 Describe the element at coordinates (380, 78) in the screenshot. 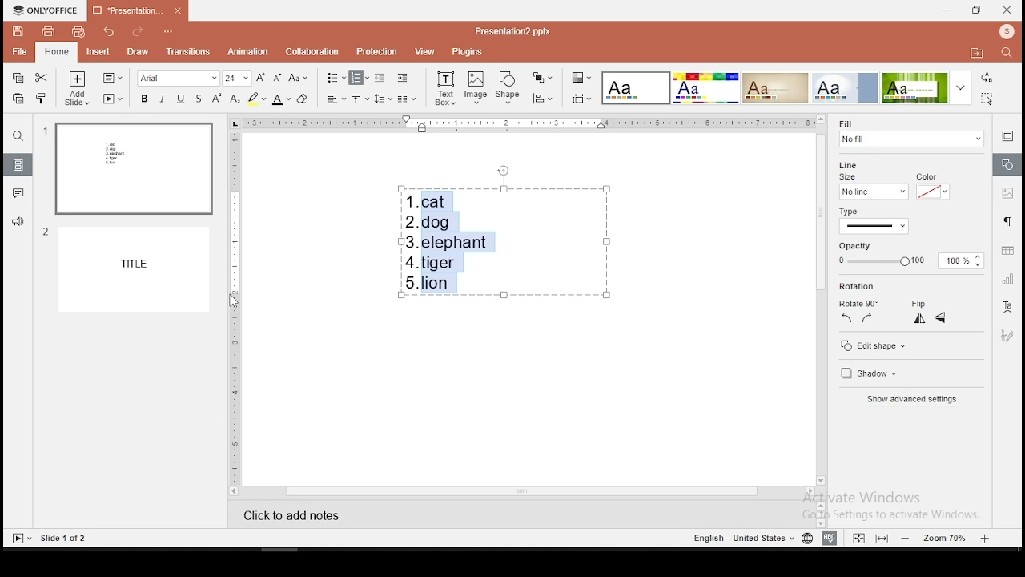

I see `decrease indent` at that location.